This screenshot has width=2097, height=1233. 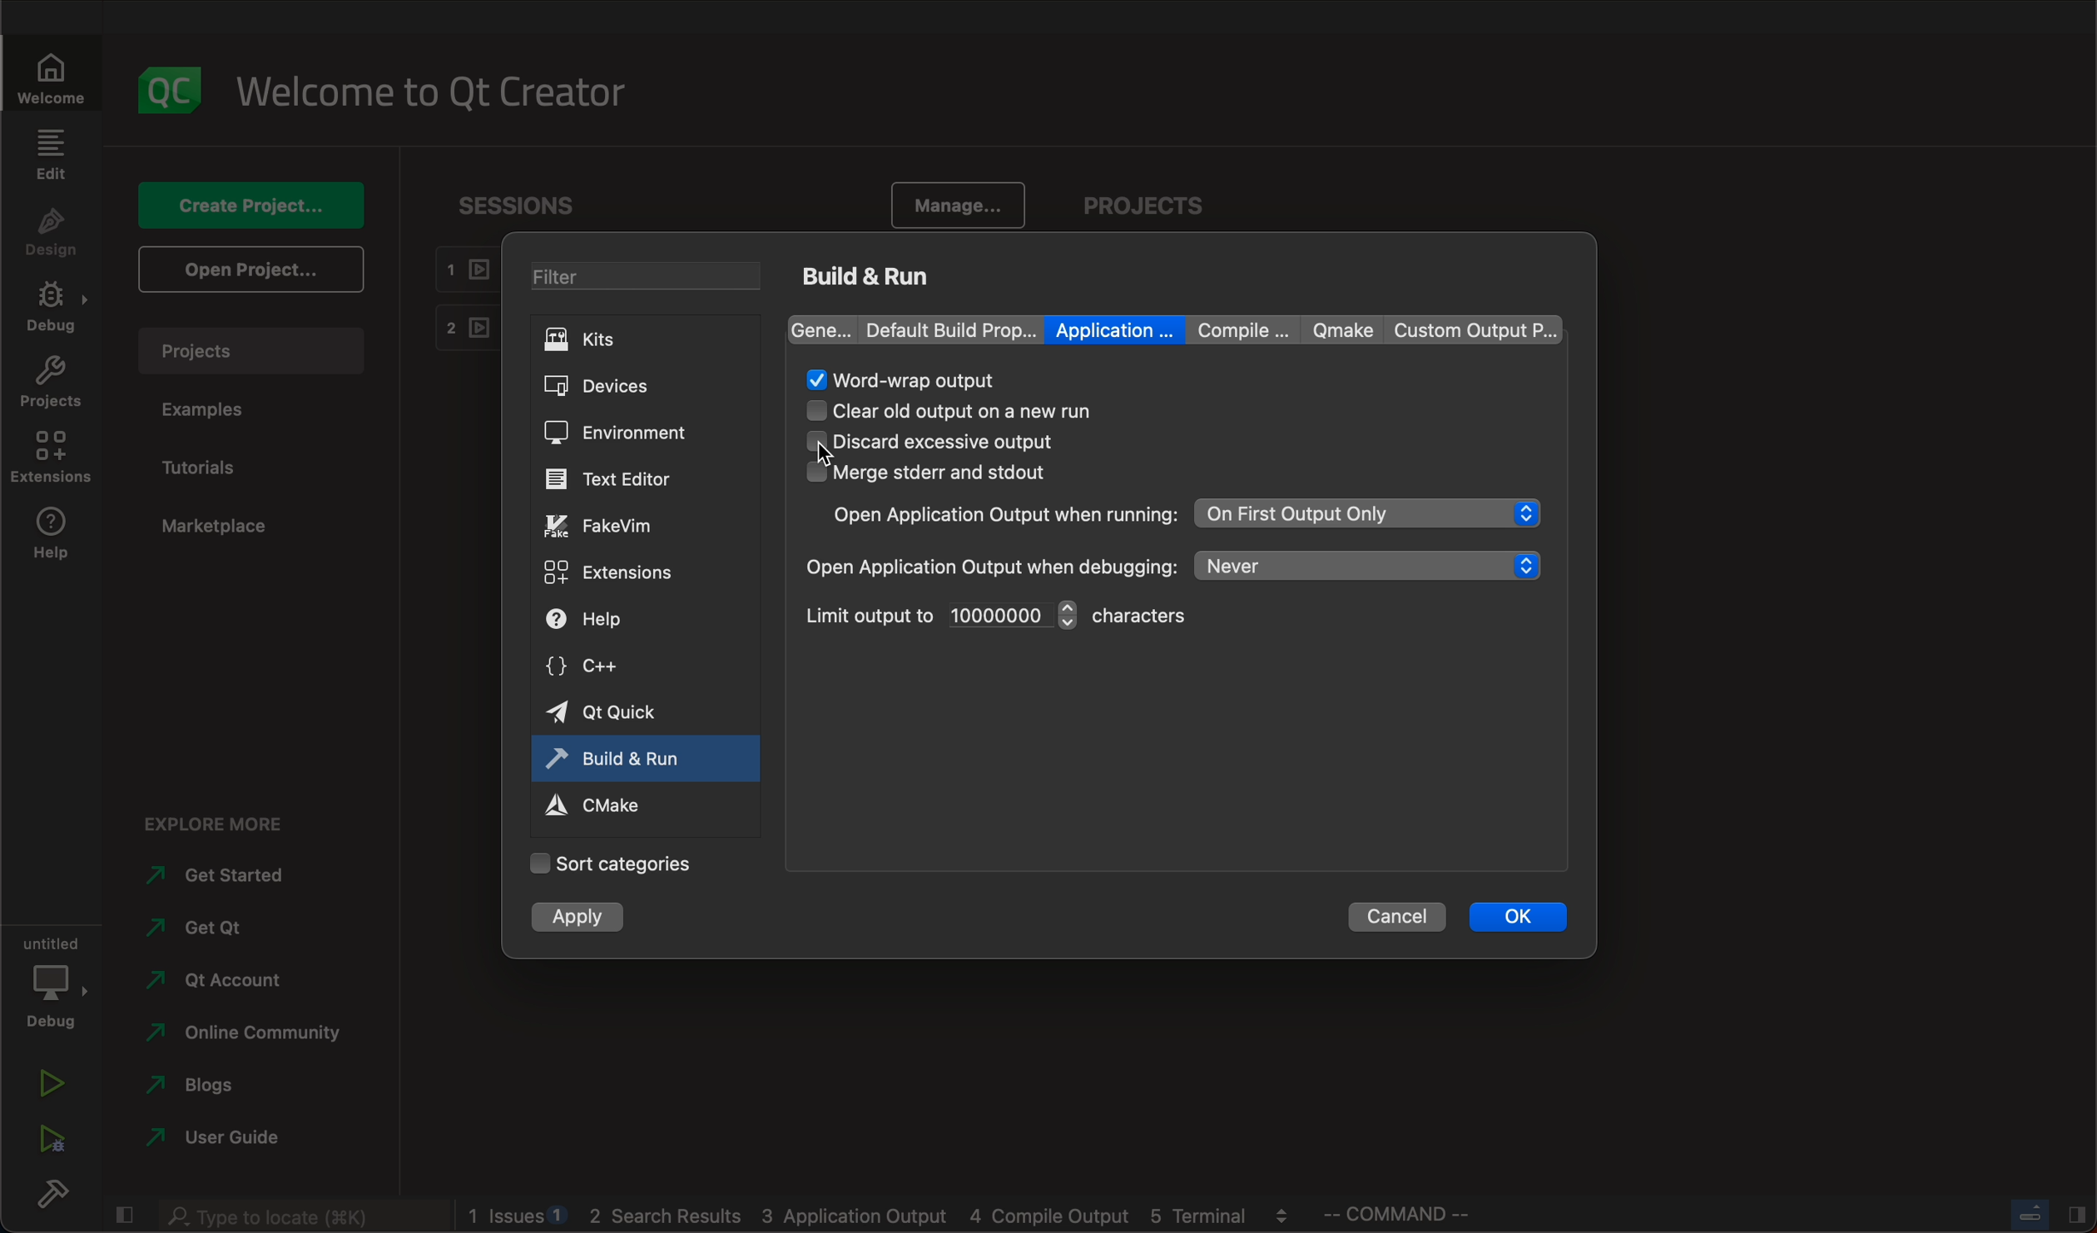 What do you see at coordinates (999, 515) in the screenshot?
I see `open applicatiom` at bounding box center [999, 515].